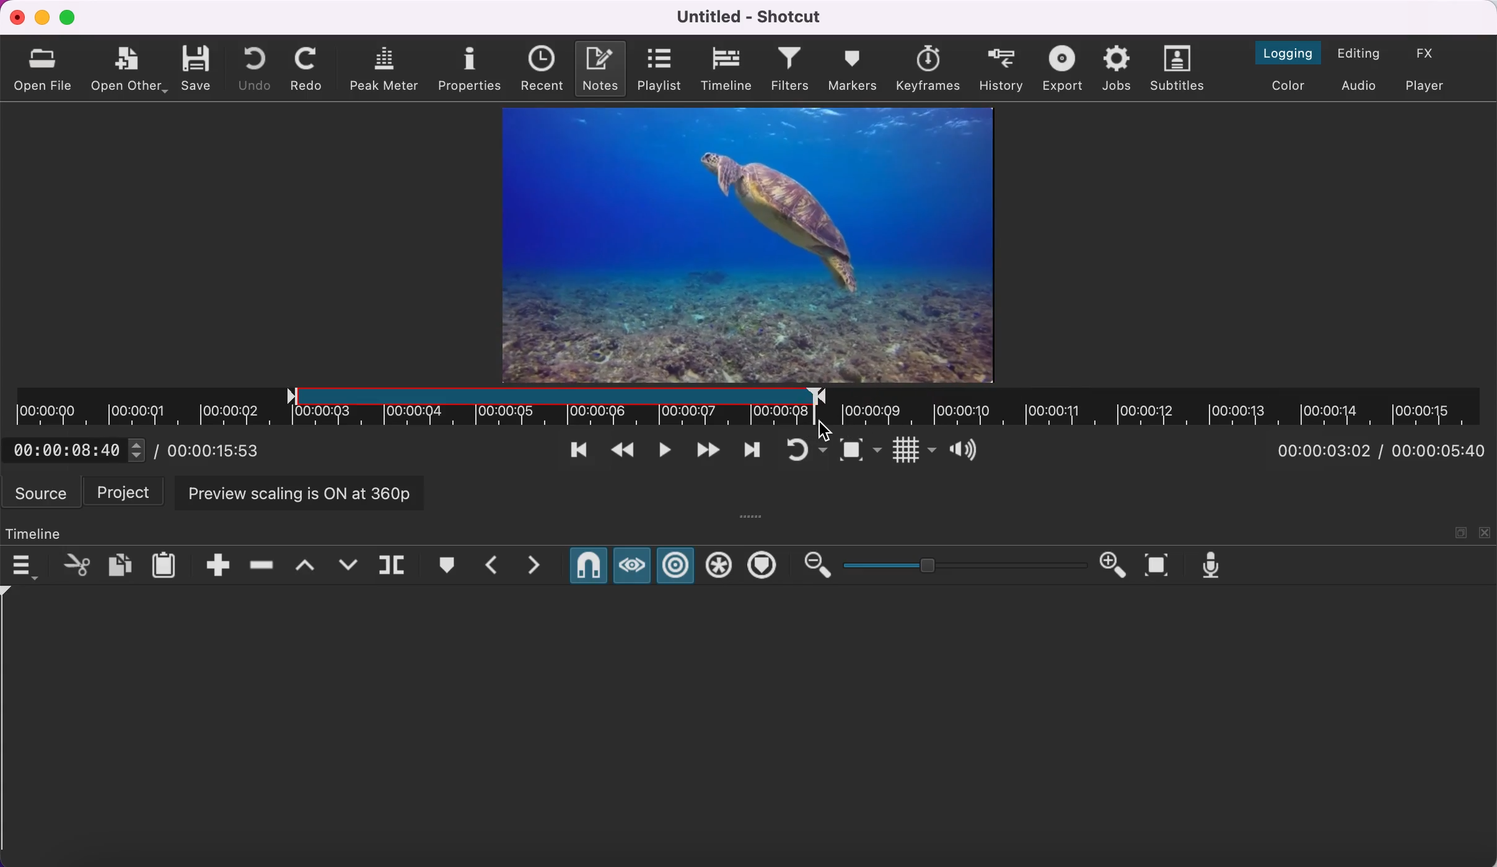  What do you see at coordinates (791, 69) in the screenshot?
I see `filters` at bounding box center [791, 69].